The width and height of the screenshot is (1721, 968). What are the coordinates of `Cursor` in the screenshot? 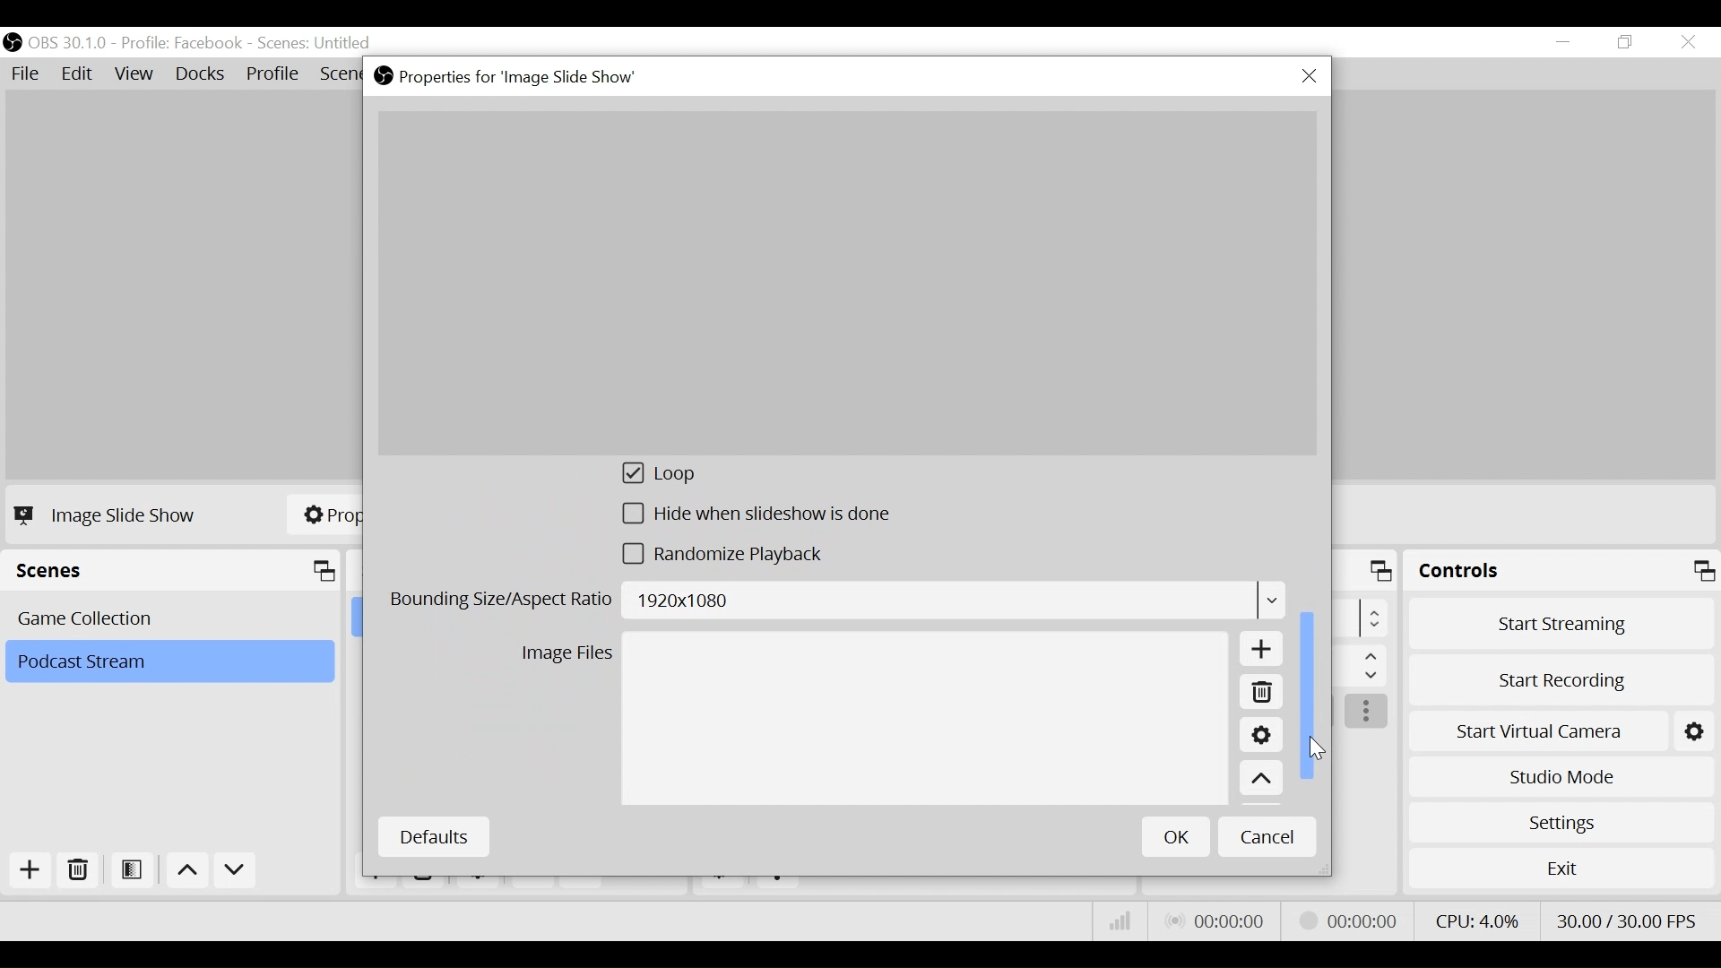 It's located at (1321, 751).